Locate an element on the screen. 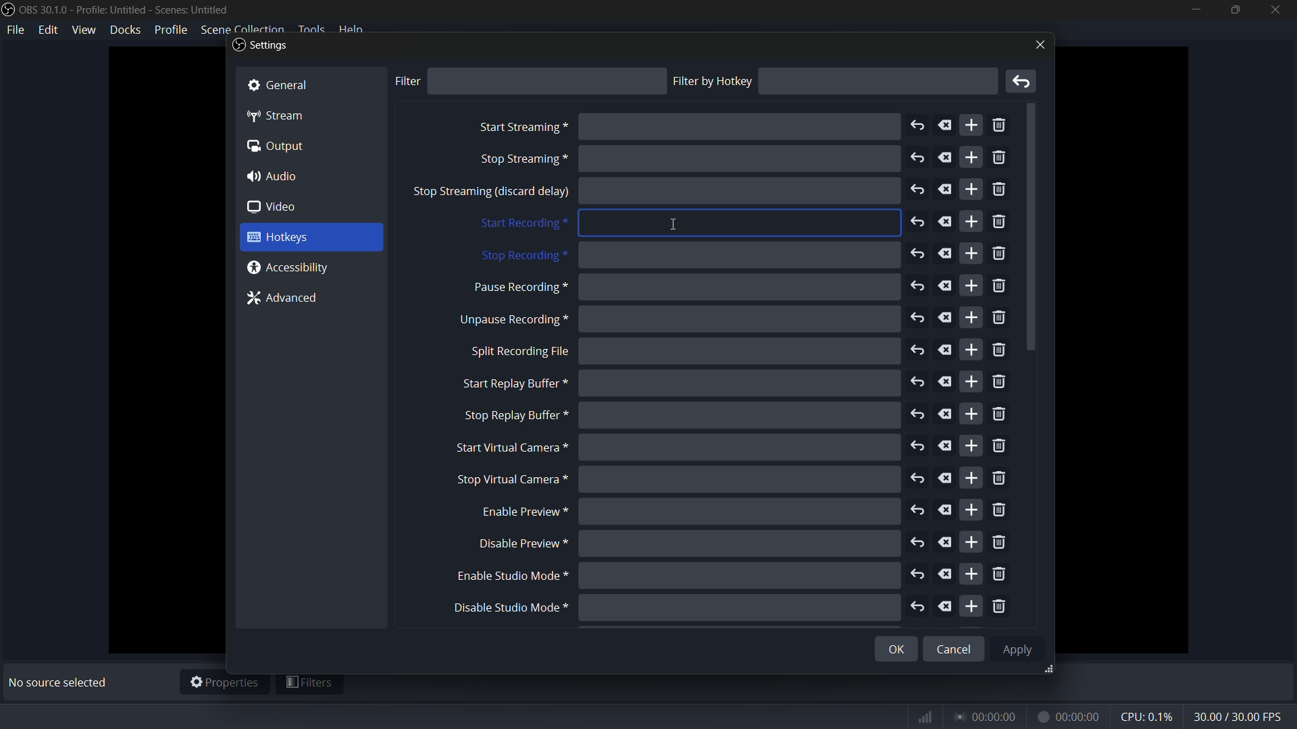 The image size is (1297, 729). undo is located at coordinates (918, 319).